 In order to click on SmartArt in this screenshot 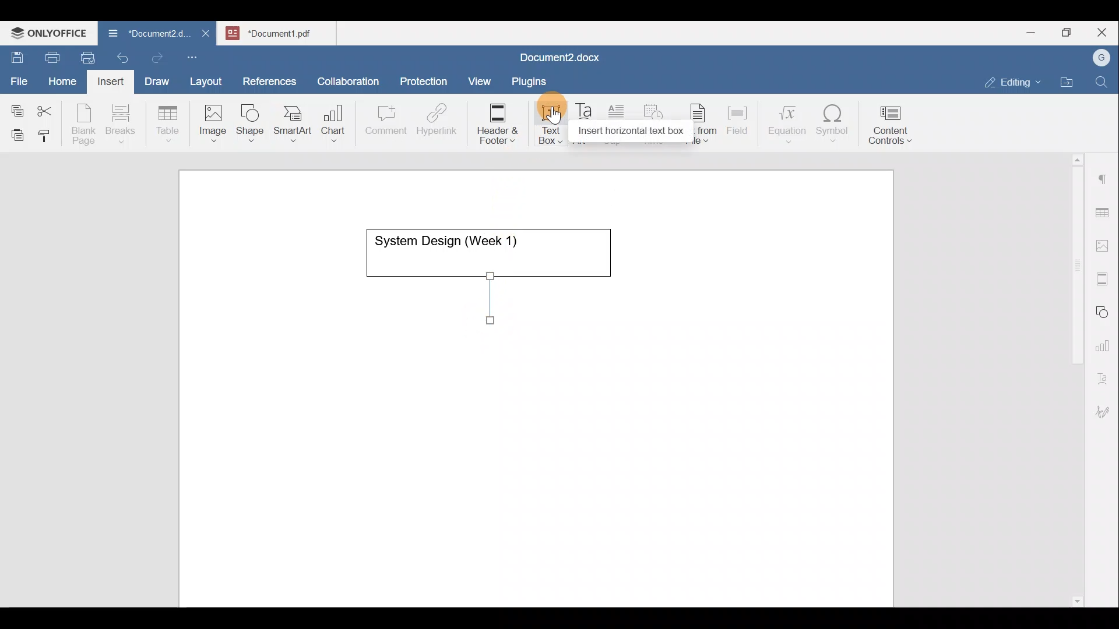, I will do `click(291, 121)`.